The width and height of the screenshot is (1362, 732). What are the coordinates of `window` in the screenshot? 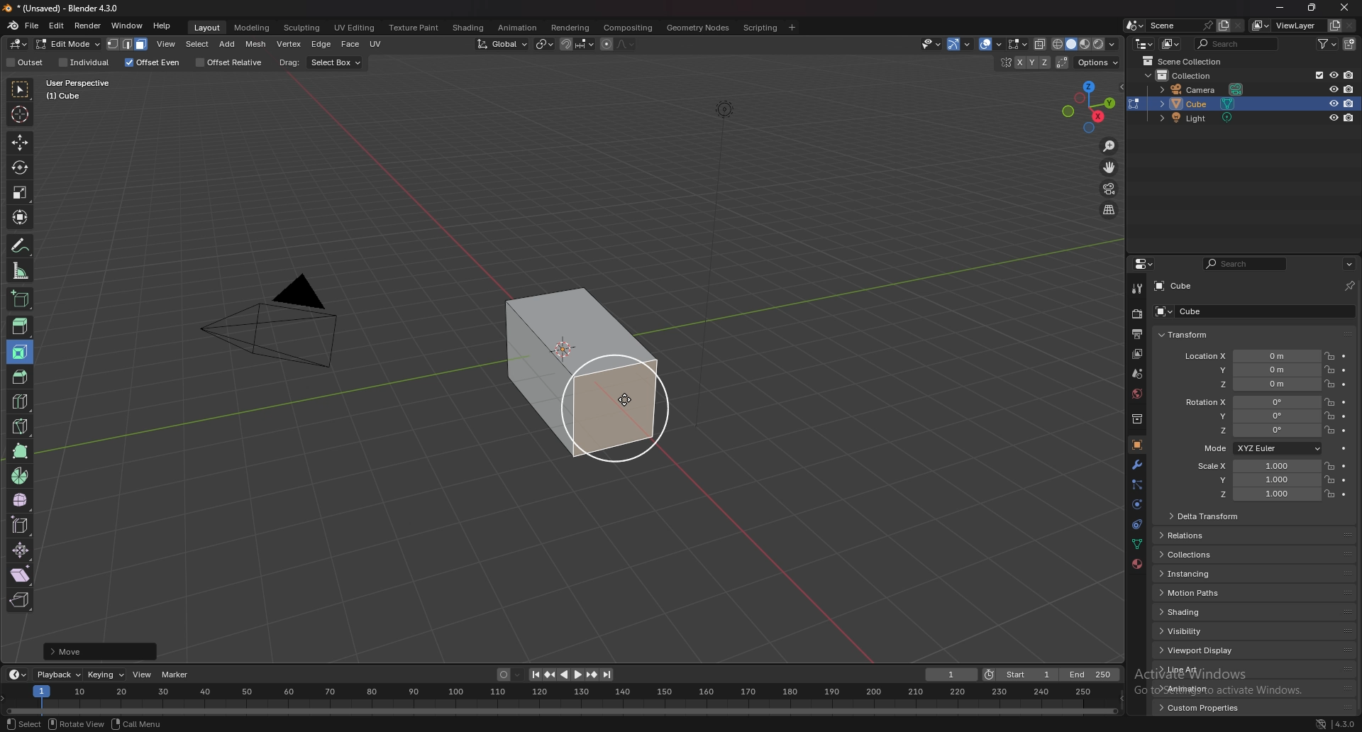 It's located at (128, 26).